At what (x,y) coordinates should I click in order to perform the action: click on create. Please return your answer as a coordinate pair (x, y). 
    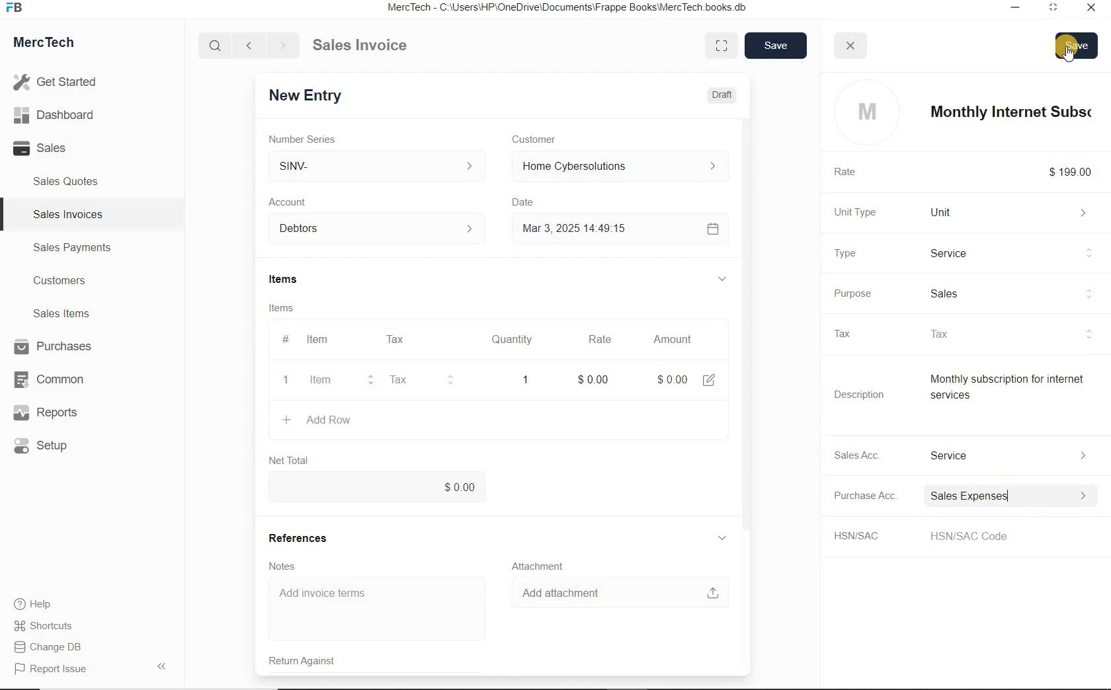
    Looking at the image, I should click on (281, 420).